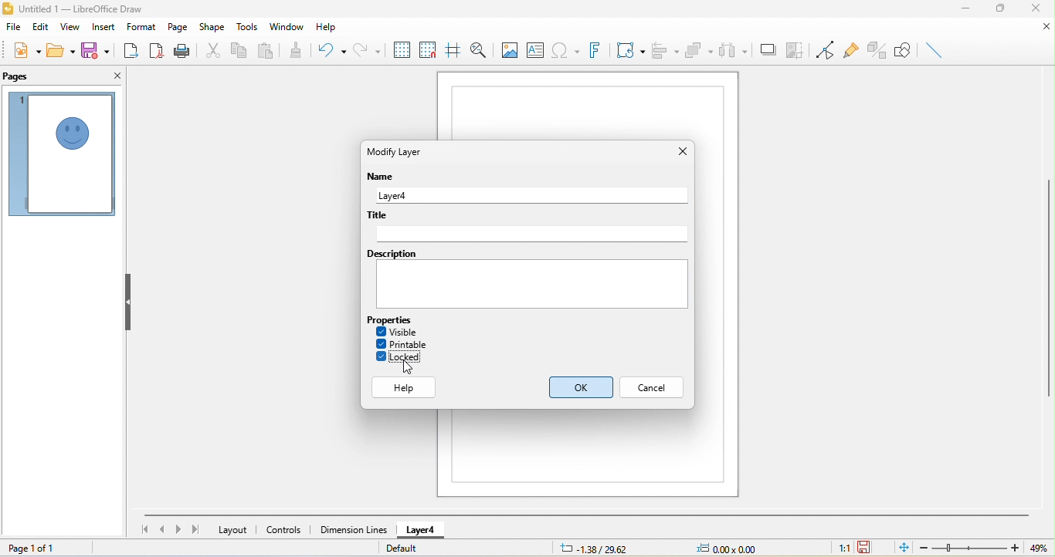 The width and height of the screenshot is (1055, 557). Describe the element at coordinates (405, 151) in the screenshot. I see `modify layer` at that location.